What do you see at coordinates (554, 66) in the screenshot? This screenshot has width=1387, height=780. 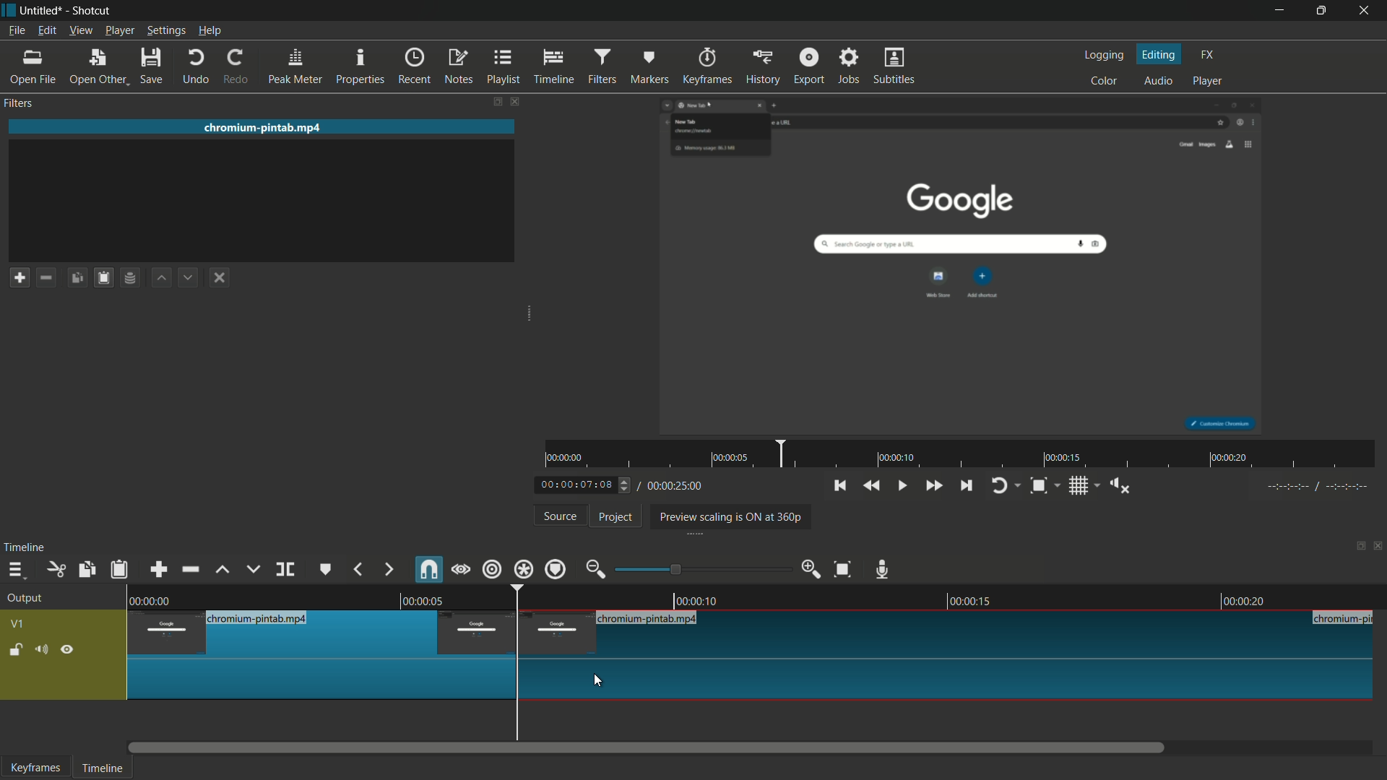 I see `timeline` at bounding box center [554, 66].